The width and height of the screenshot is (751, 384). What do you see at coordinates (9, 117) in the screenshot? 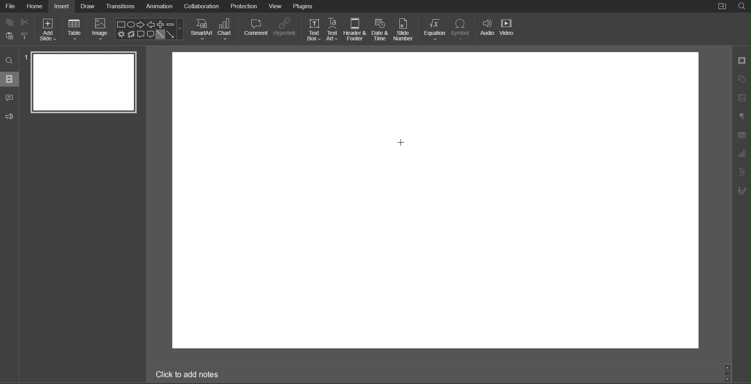
I see `Feedback and Support` at bounding box center [9, 117].